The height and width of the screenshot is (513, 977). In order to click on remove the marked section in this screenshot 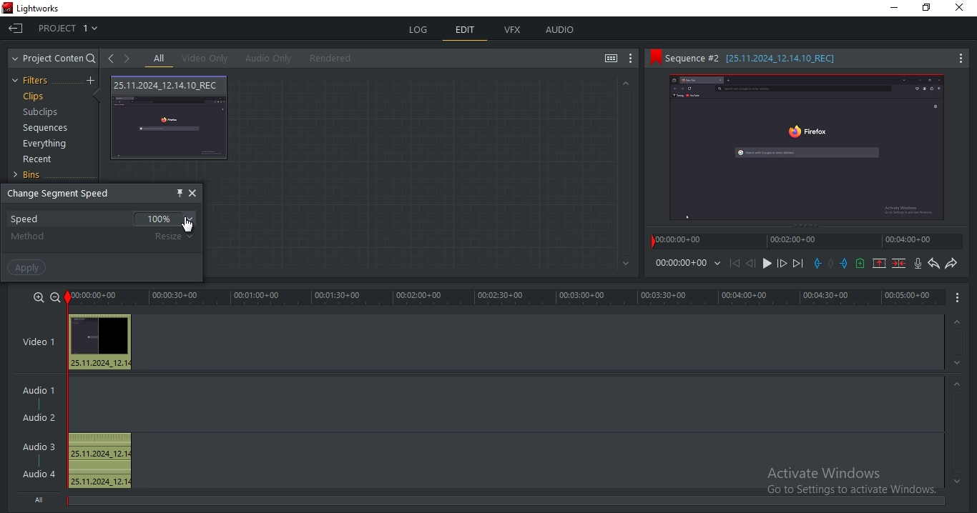, I will do `click(880, 264)`.